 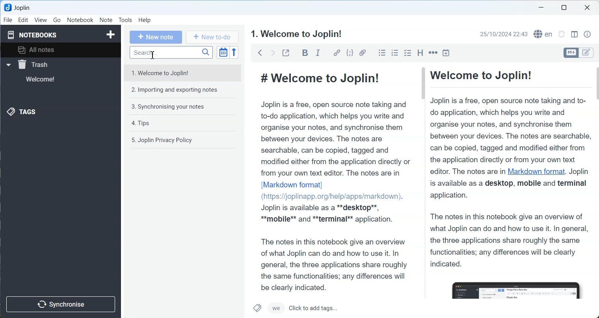 I want to click on Bulleted List, so click(x=382, y=53).